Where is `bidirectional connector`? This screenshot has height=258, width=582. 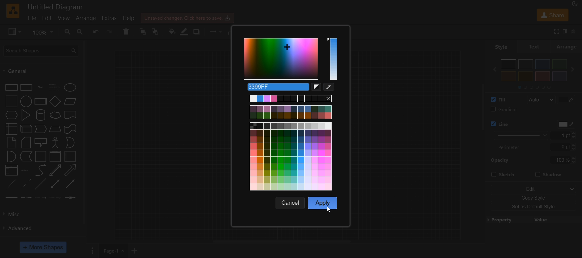 bidirectional connector is located at coordinates (56, 184).